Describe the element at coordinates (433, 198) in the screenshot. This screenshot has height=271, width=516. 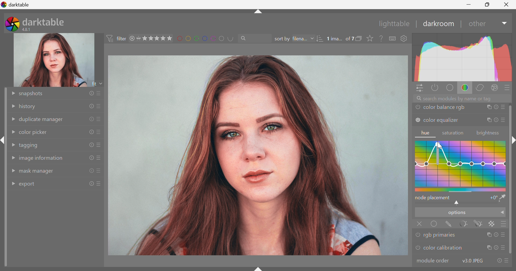
I see `node placement` at that location.